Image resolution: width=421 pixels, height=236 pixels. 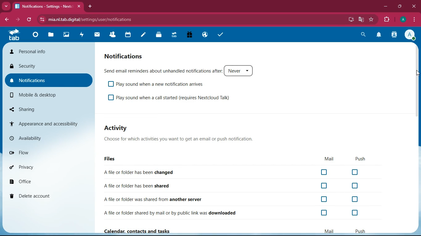 What do you see at coordinates (185, 139) in the screenshot?
I see `Choose for which activities you want to get an email or push notification.` at bounding box center [185, 139].